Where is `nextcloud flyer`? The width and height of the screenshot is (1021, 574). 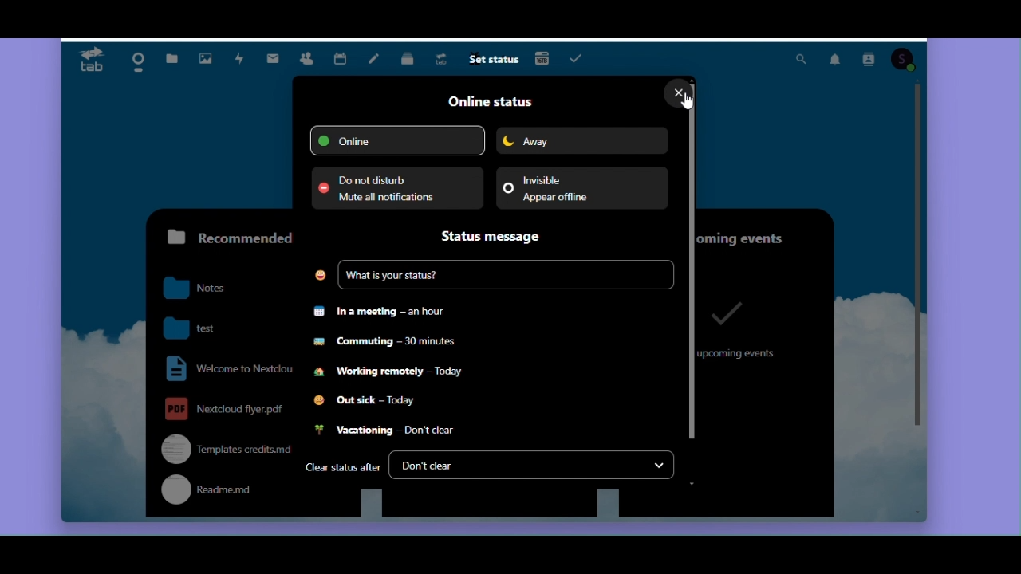 nextcloud flyer is located at coordinates (225, 408).